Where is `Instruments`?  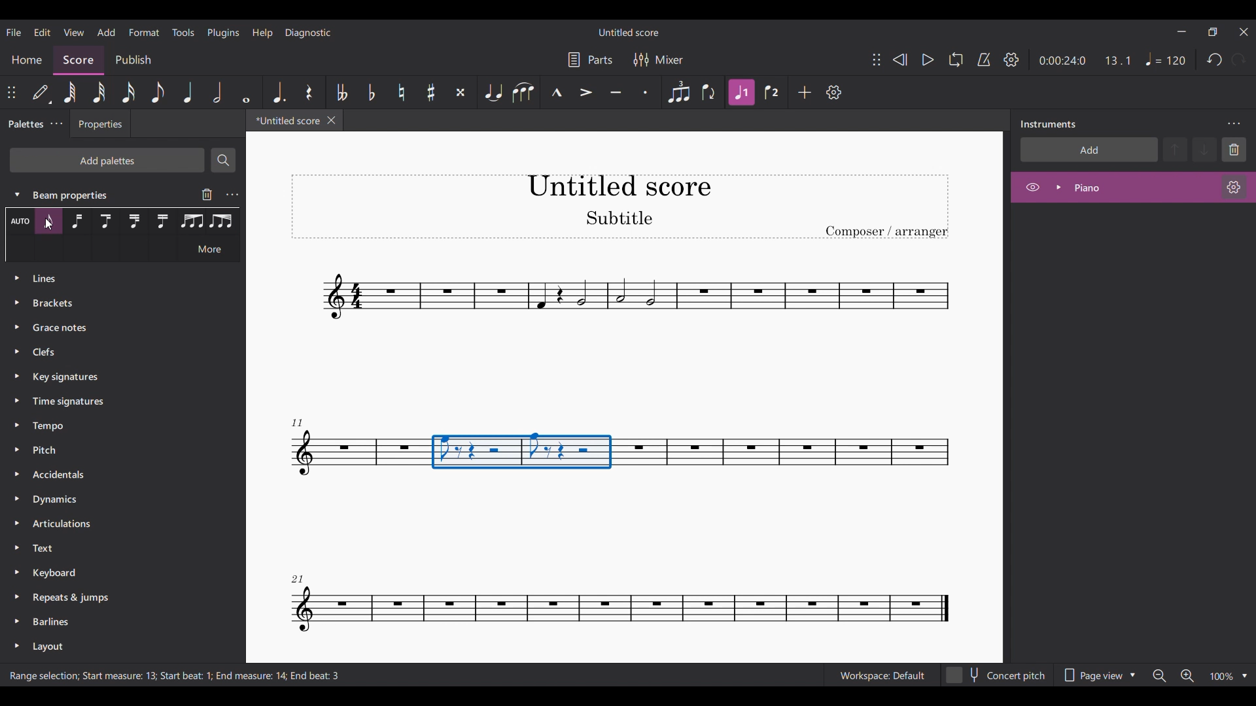
Instruments is located at coordinates (1048, 124).